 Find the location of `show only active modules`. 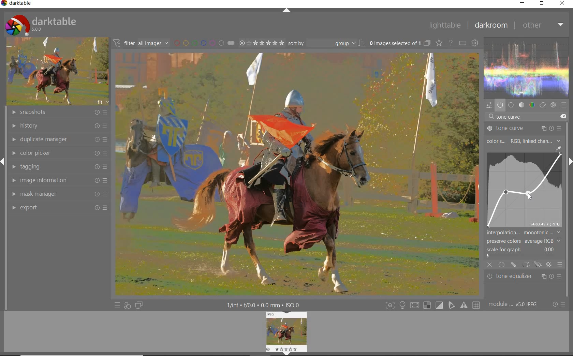

show only active modules is located at coordinates (500, 105).